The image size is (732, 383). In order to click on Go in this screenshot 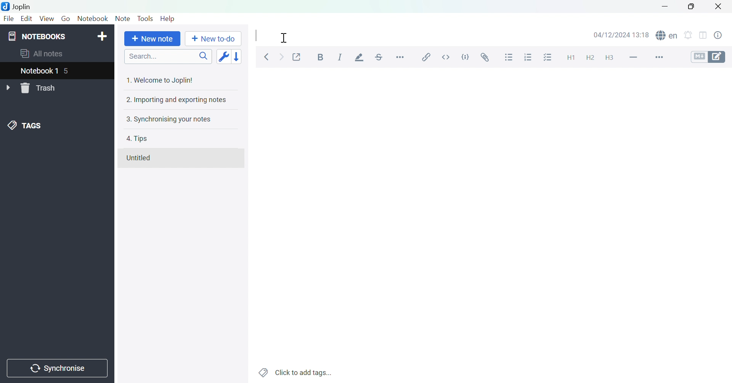, I will do `click(66, 19)`.